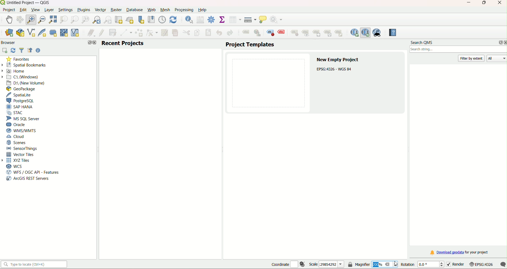 This screenshot has height=269, width=507. I want to click on recent projects, so click(123, 43).